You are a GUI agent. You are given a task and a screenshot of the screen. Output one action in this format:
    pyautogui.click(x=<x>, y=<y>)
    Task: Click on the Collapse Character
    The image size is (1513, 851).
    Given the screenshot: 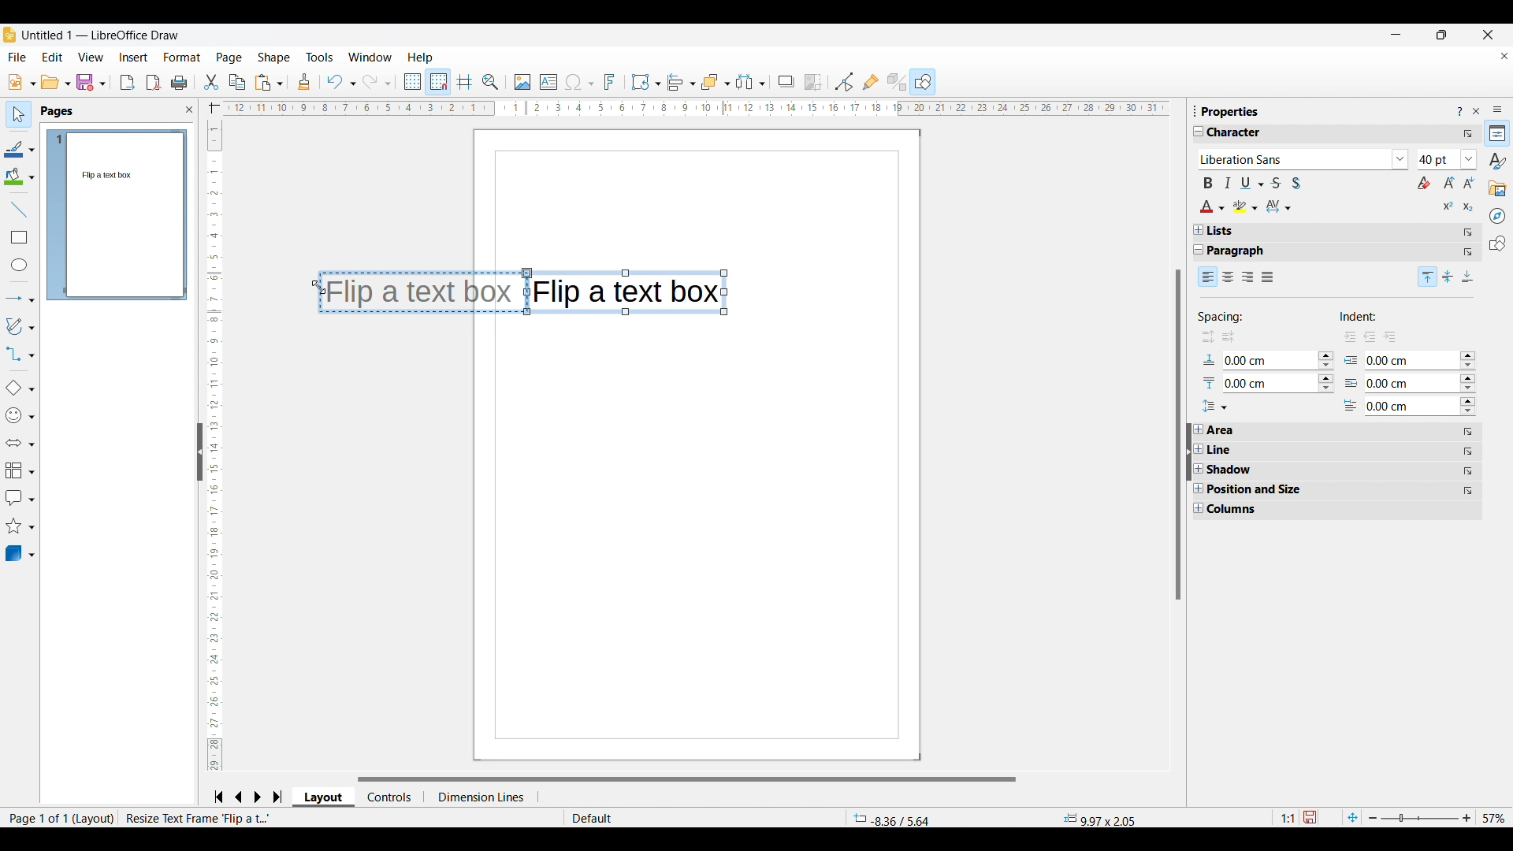 What is the action you would take?
    pyautogui.click(x=1199, y=131)
    